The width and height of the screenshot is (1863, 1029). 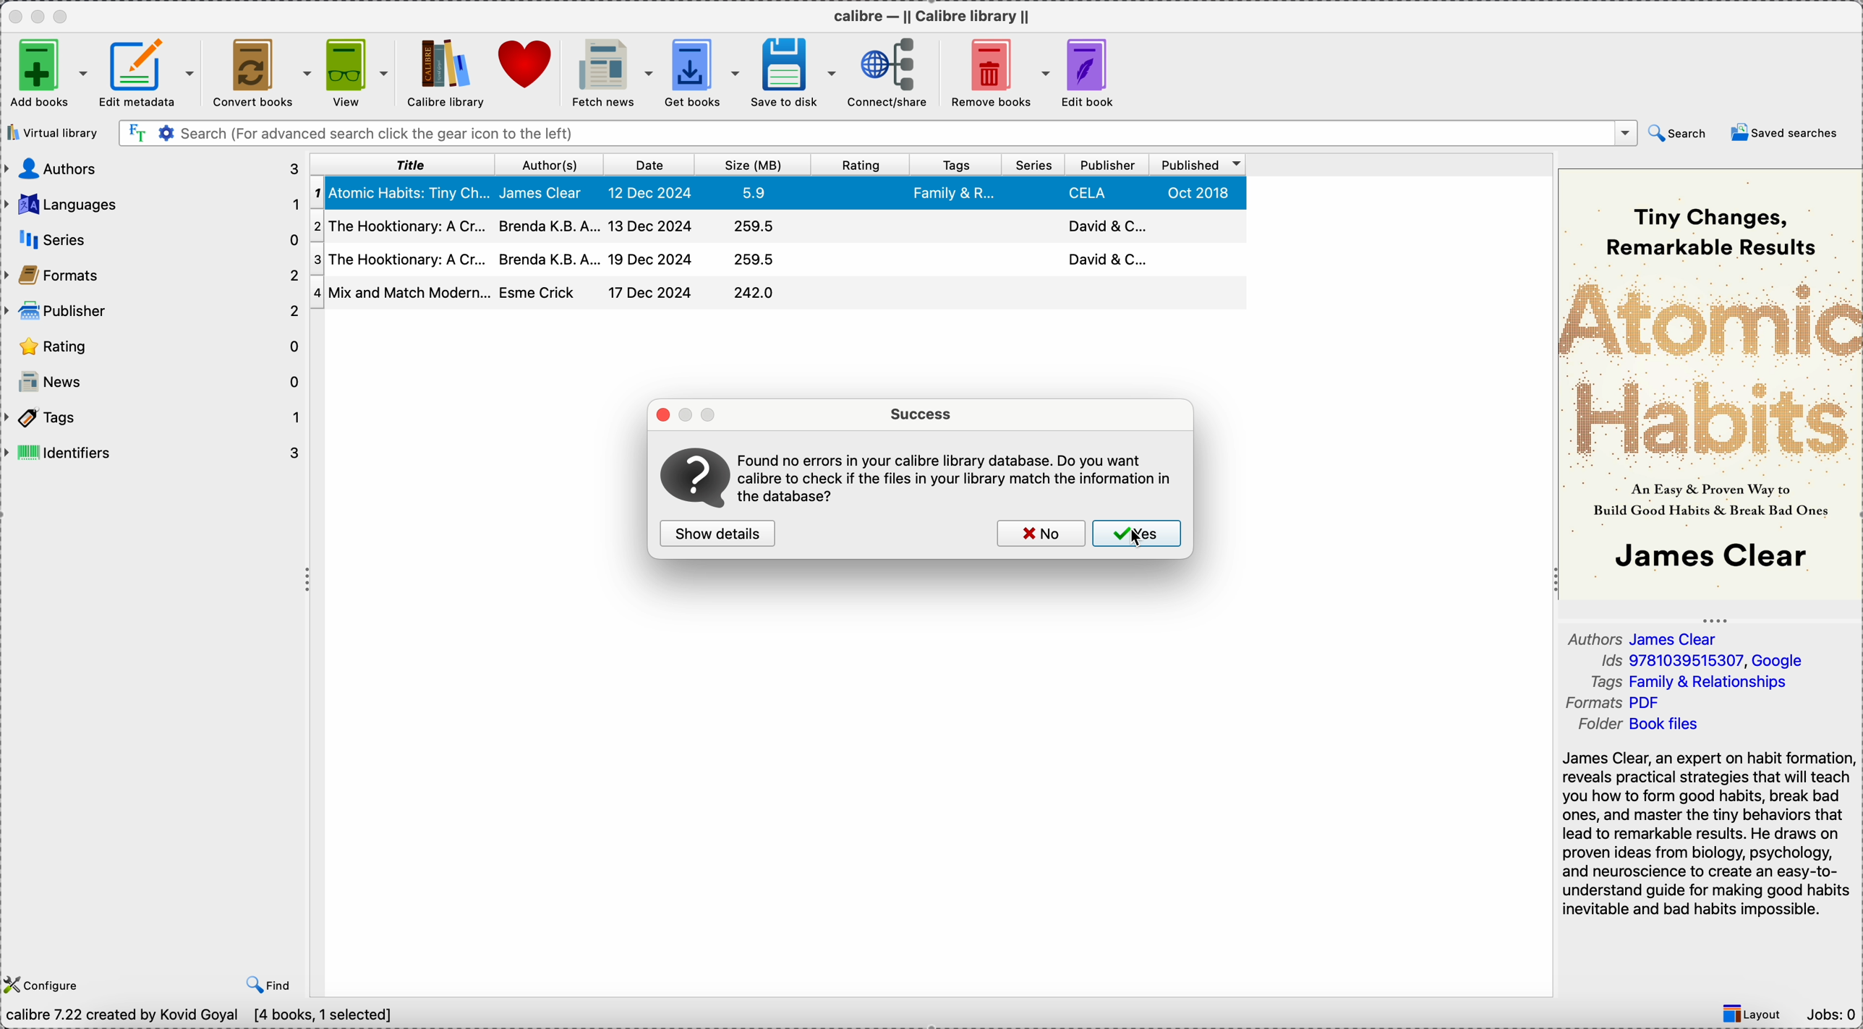 What do you see at coordinates (1044, 535) in the screenshot?
I see `no` at bounding box center [1044, 535].